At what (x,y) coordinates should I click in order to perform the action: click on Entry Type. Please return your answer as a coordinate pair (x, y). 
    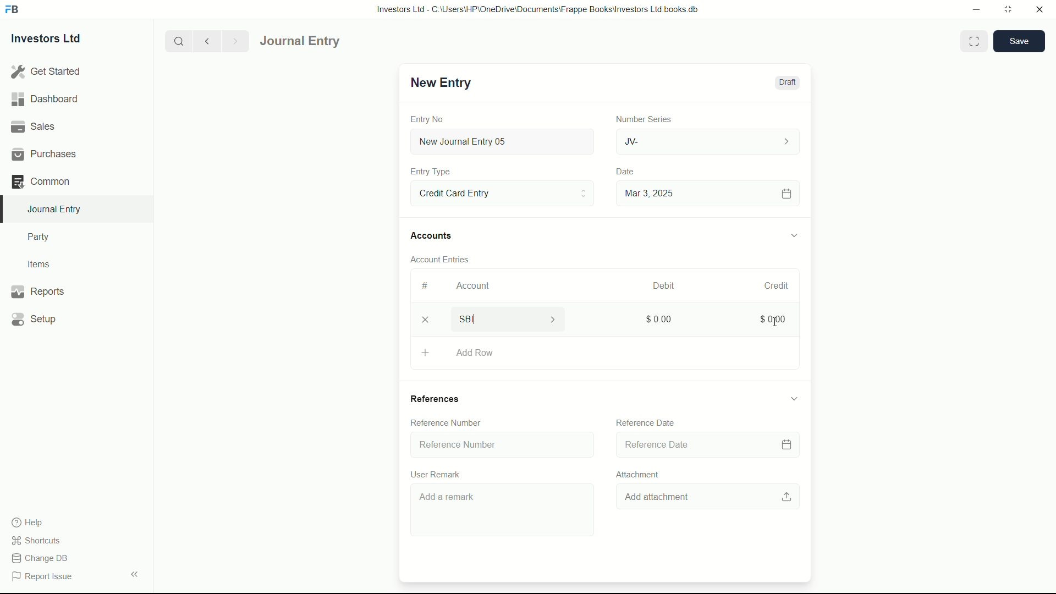
    Looking at the image, I should click on (501, 193).